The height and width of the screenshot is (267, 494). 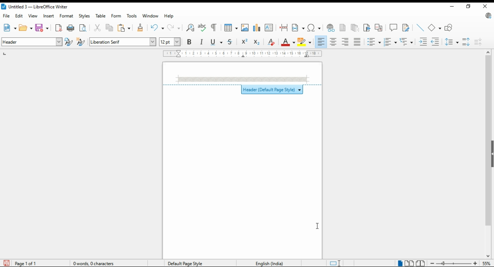 What do you see at coordinates (435, 28) in the screenshot?
I see `basic shape` at bounding box center [435, 28].